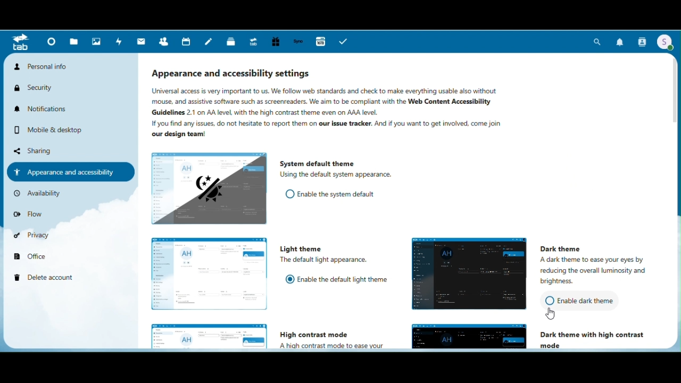 This screenshot has width=681, height=383. What do you see at coordinates (335, 105) in the screenshot?
I see `Appearance and accessibility settings ` at bounding box center [335, 105].